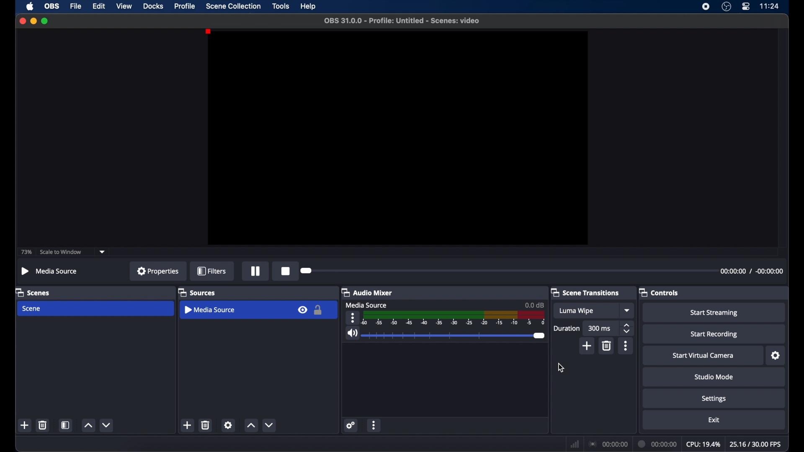  I want to click on scale to window, so click(61, 252).